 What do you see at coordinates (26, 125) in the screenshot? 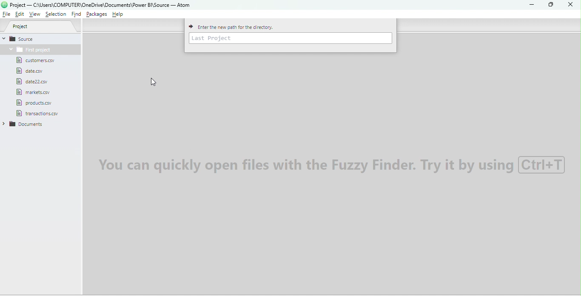
I see `Folder` at bounding box center [26, 125].